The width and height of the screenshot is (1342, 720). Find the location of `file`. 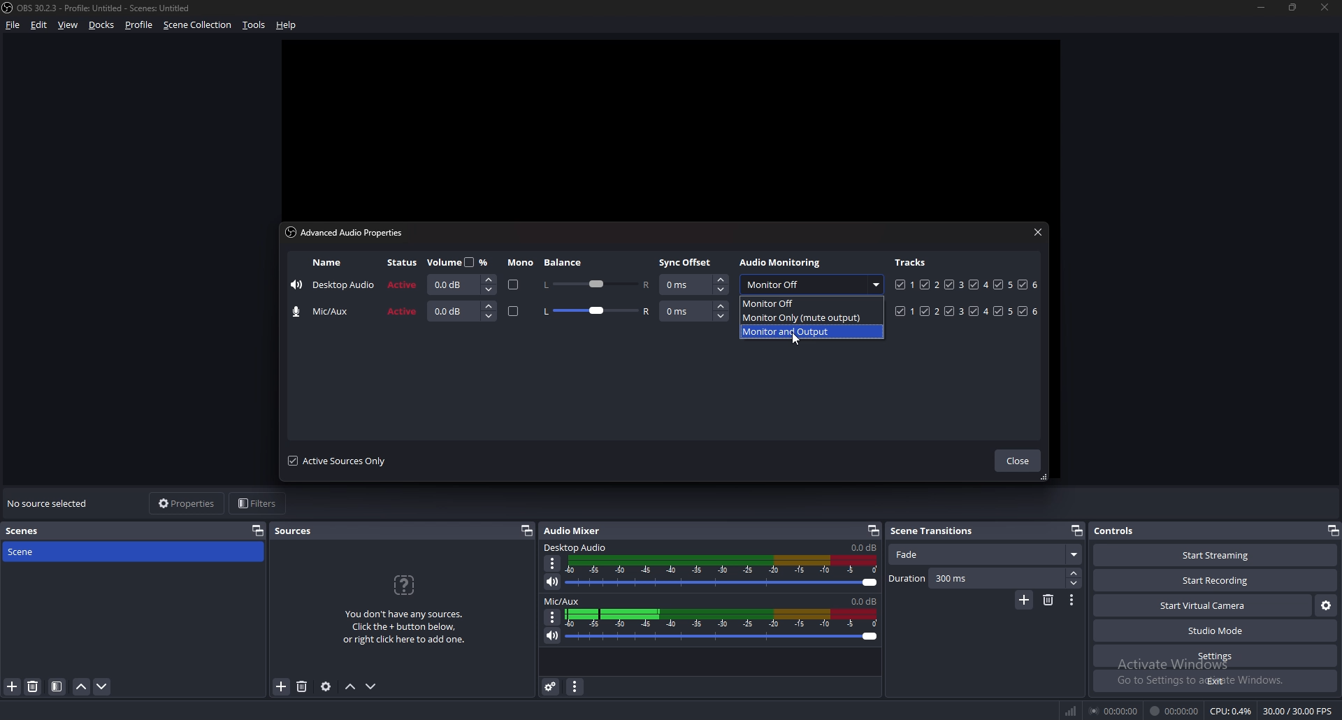

file is located at coordinates (14, 25).